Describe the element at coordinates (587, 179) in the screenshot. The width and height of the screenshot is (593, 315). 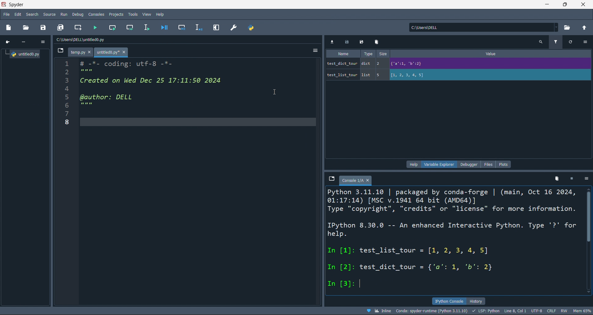
I see `more options` at that location.